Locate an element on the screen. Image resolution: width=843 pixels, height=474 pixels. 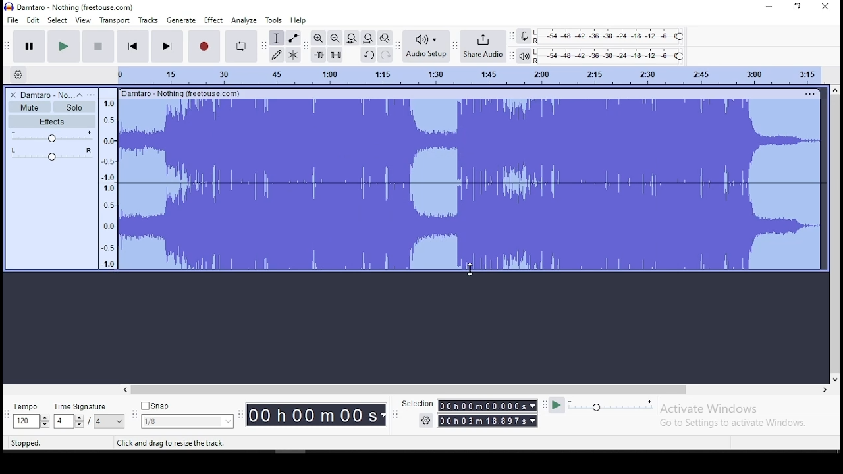
analyze is located at coordinates (244, 21).